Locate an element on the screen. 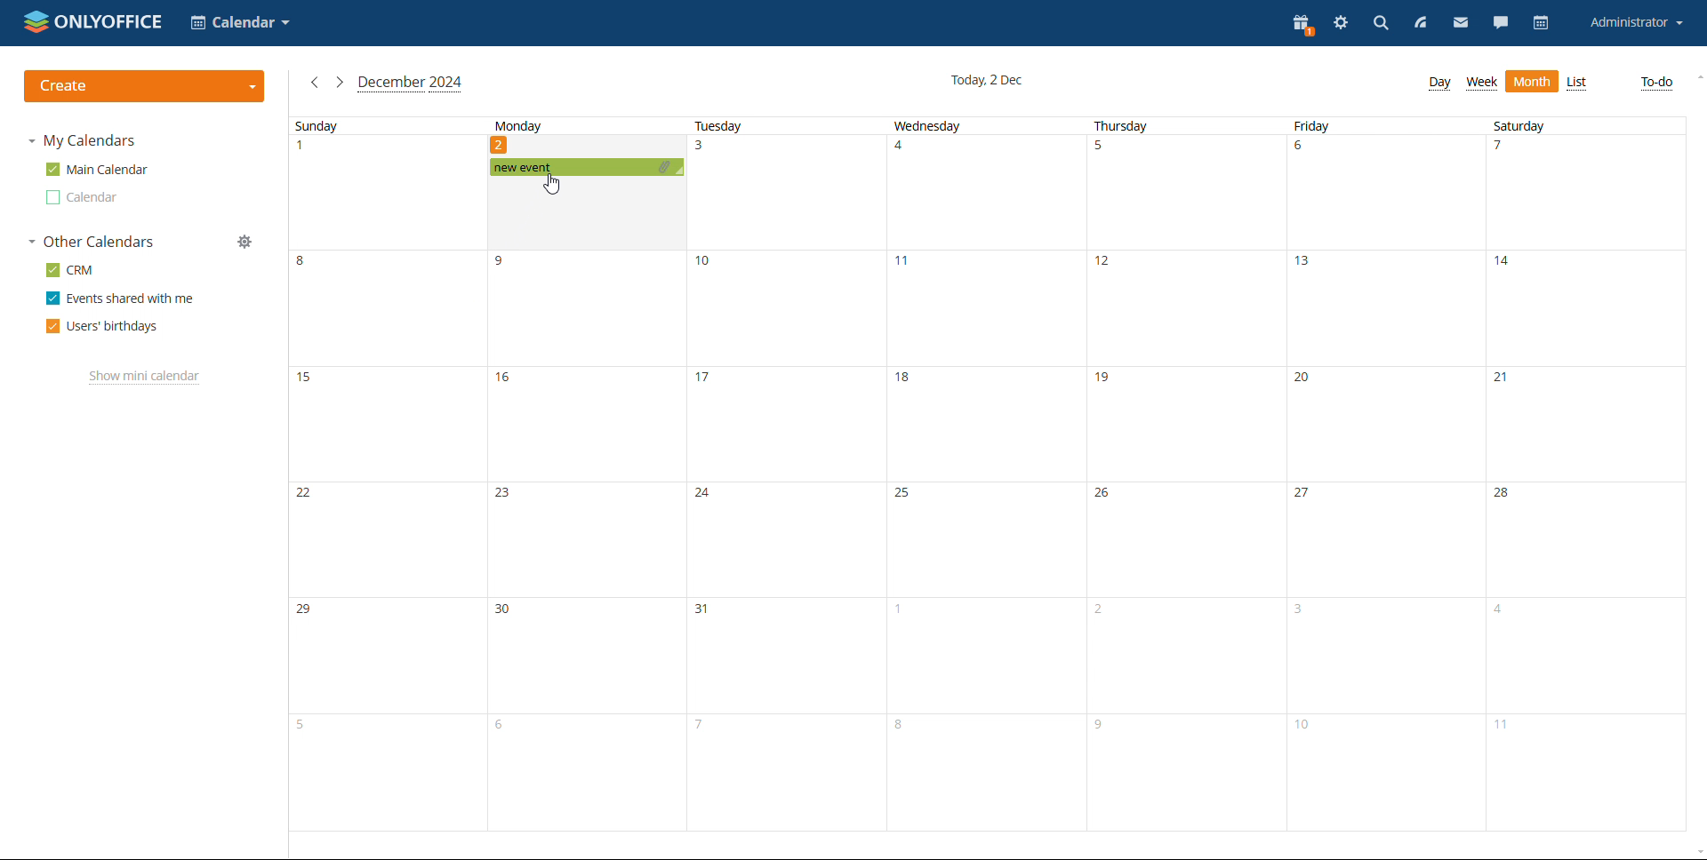  Tuesday is located at coordinates (719, 124).